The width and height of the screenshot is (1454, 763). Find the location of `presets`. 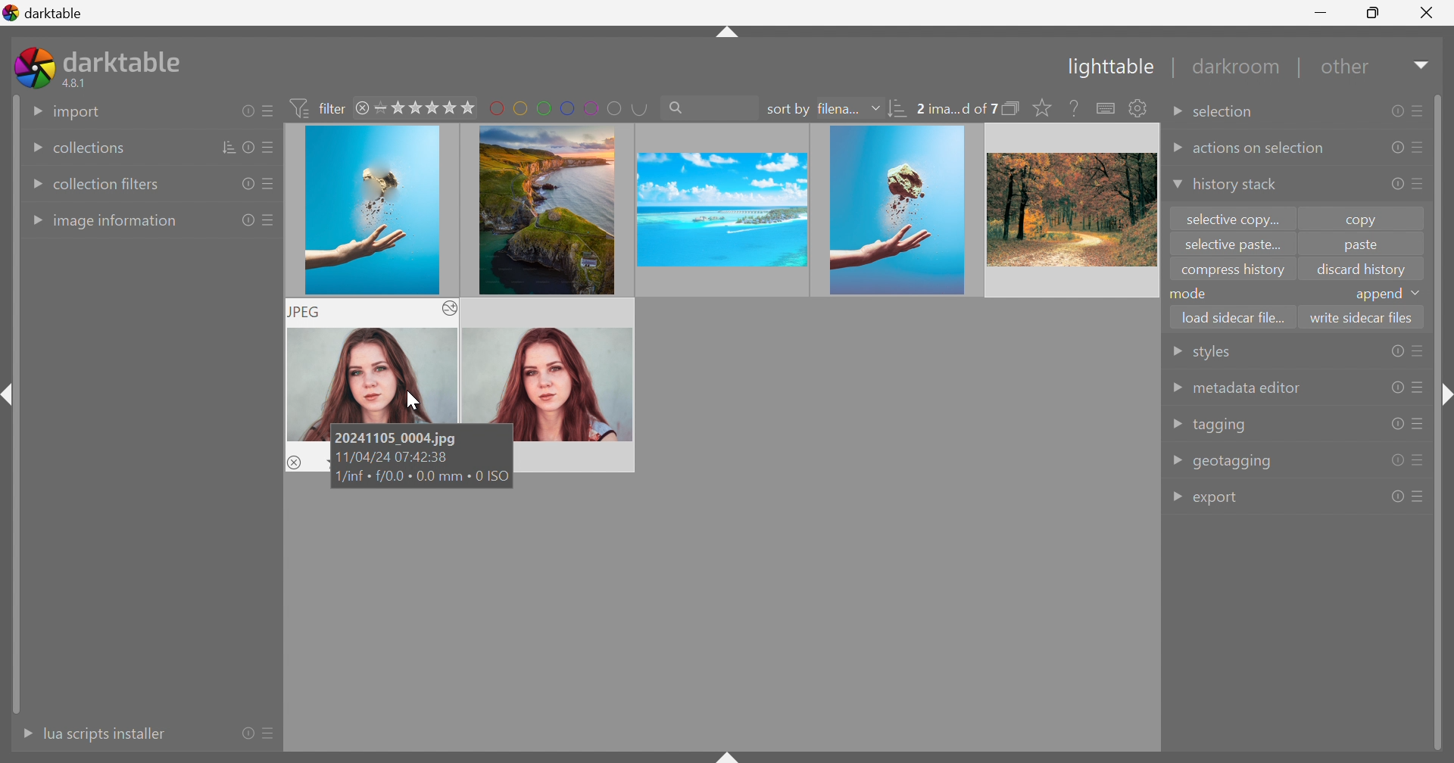

presets is located at coordinates (266, 186).